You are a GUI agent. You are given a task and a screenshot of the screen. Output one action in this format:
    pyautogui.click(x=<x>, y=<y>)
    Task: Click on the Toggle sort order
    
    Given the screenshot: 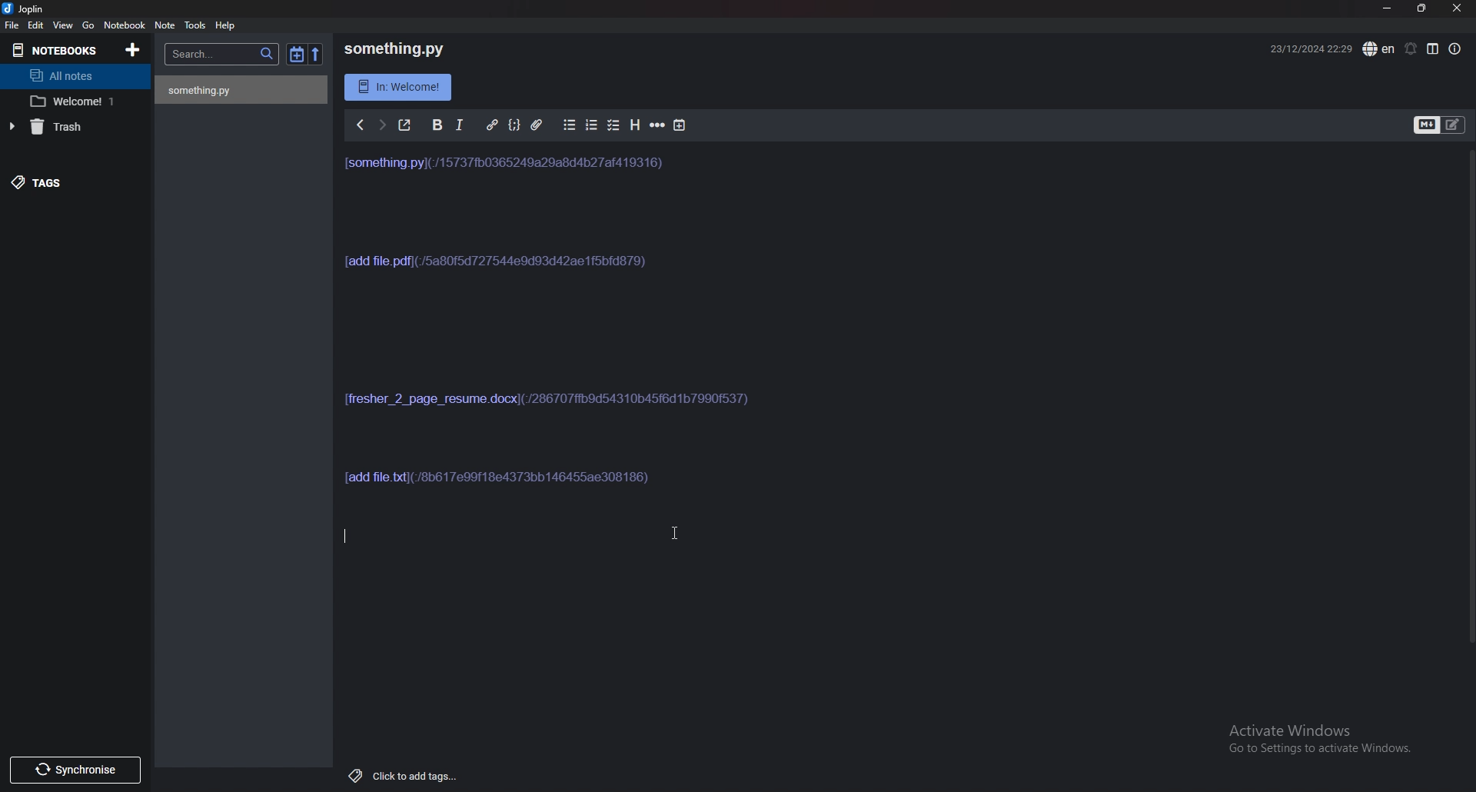 What is the action you would take?
    pyautogui.click(x=295, y=55)
    